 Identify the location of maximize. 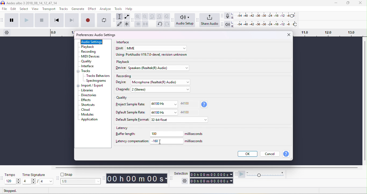
(348, 3).